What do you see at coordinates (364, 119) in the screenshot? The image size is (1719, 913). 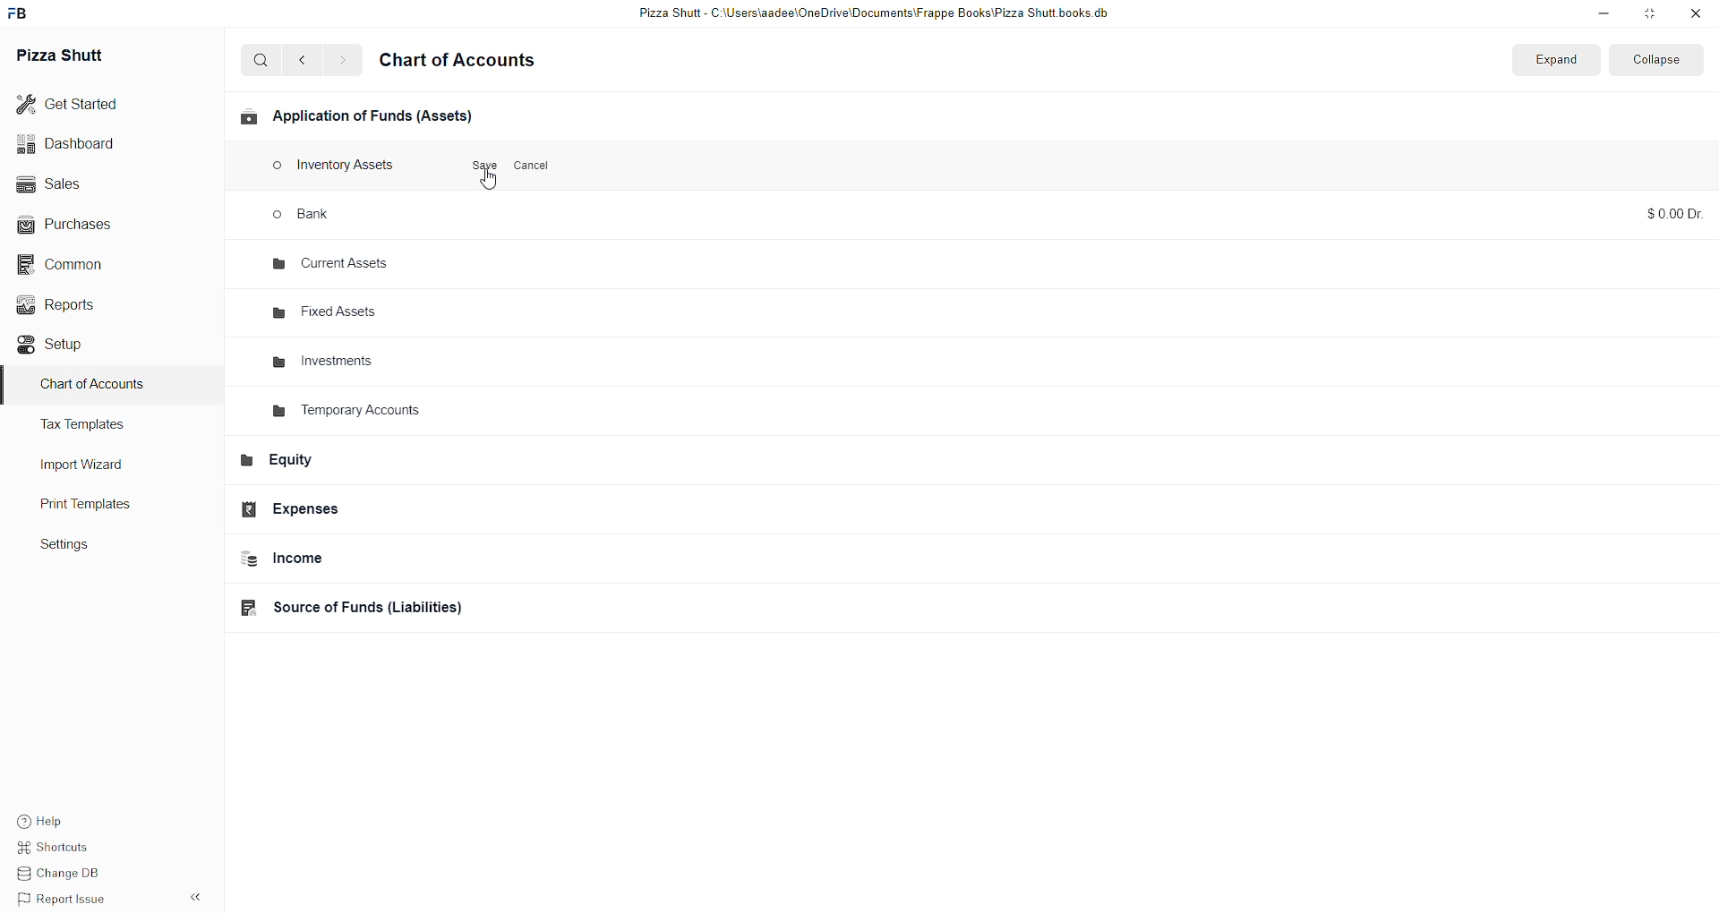 I see `Applications of funds(Assets)` at bounding box center [364, 119].